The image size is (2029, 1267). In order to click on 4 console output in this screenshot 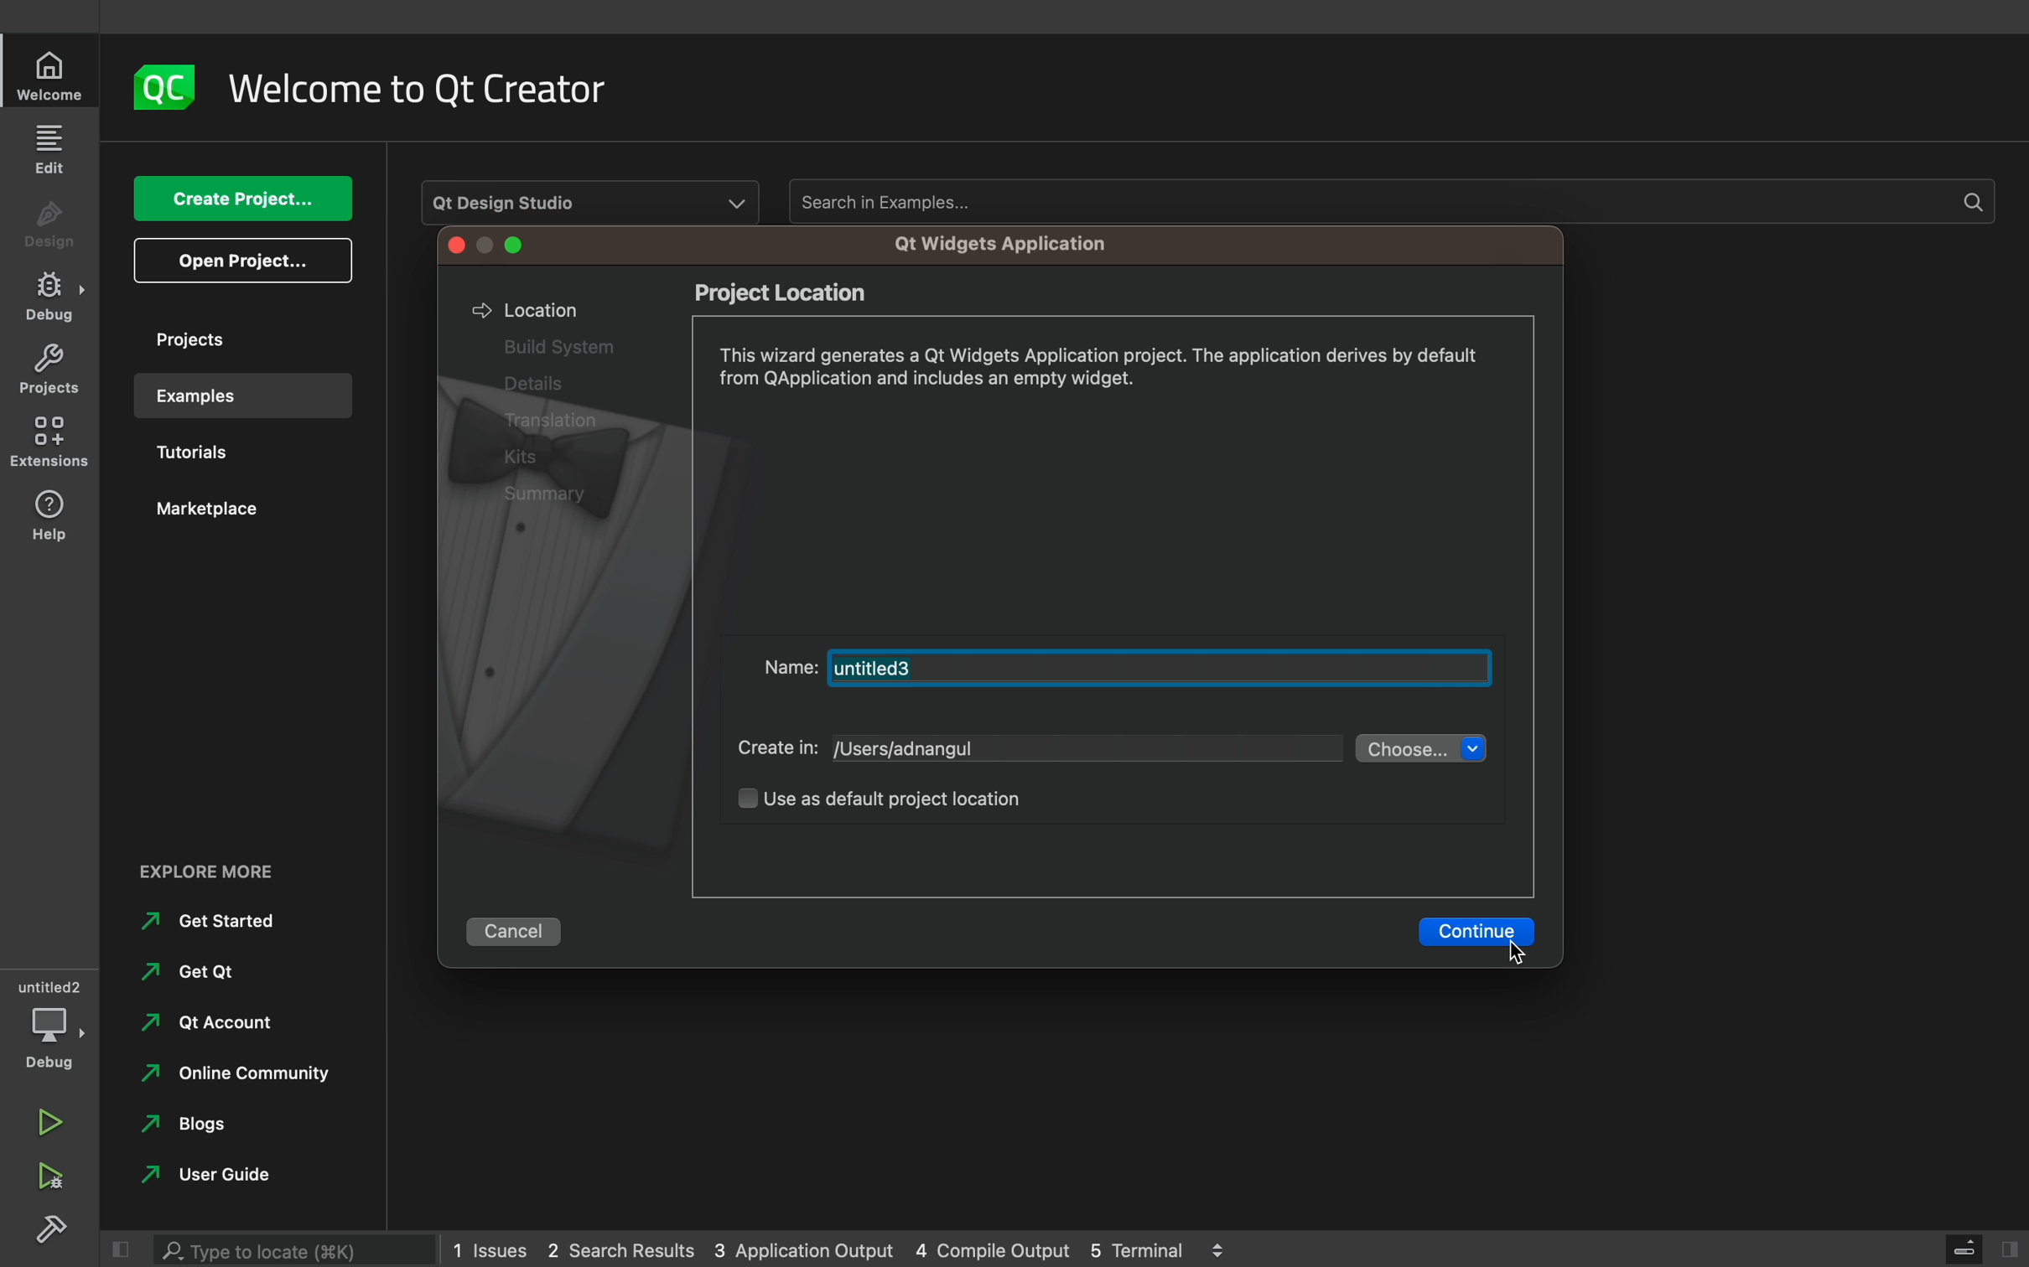, I will do `click(996, 1251)`.